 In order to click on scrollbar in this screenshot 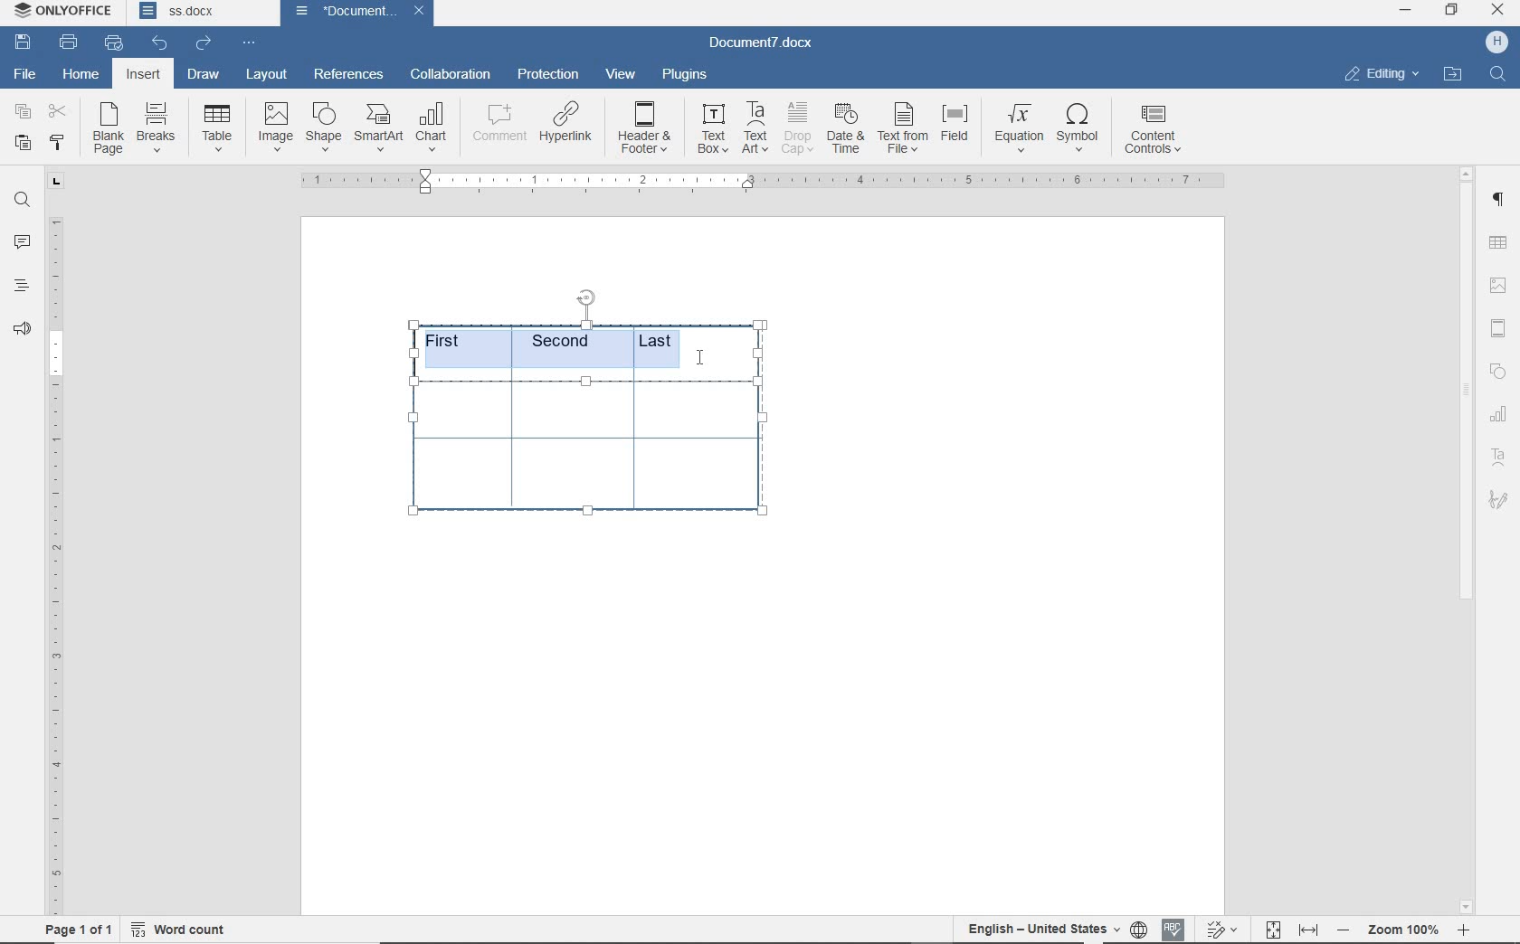, I will do `click(1467, 540)`.